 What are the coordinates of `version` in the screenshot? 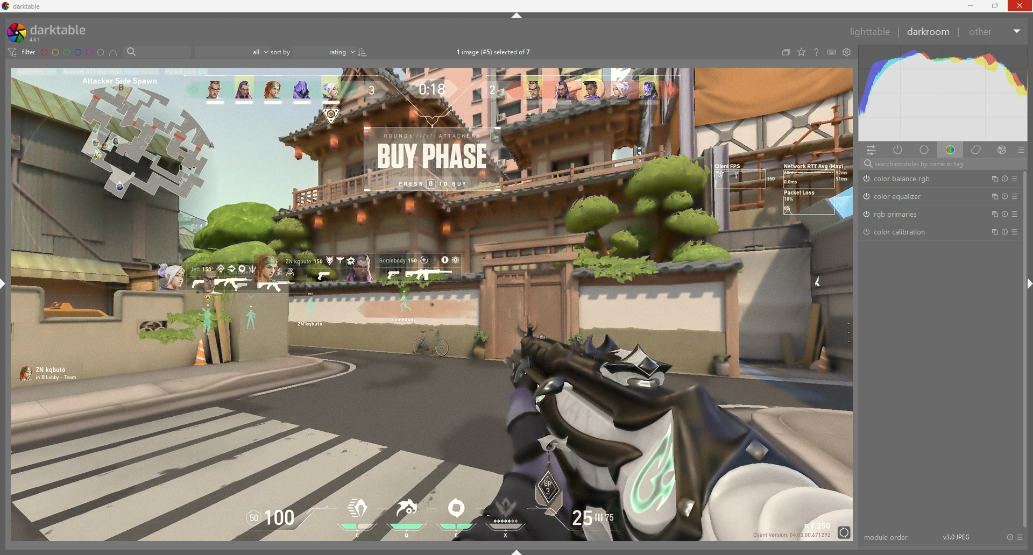 It's located at (957, 536).